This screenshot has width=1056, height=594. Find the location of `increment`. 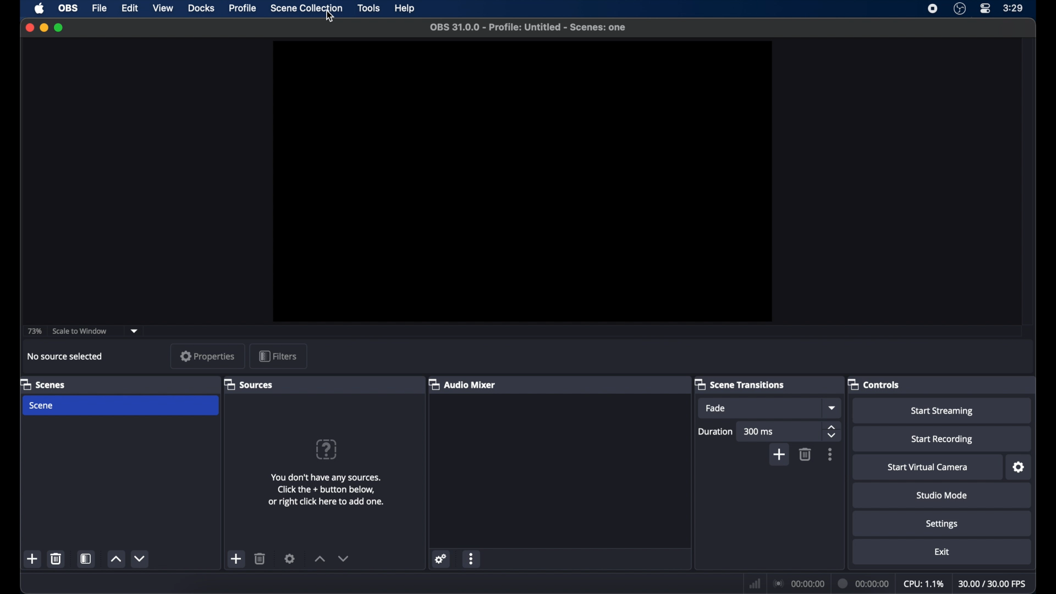

increment is located at coordinates (318, 559).